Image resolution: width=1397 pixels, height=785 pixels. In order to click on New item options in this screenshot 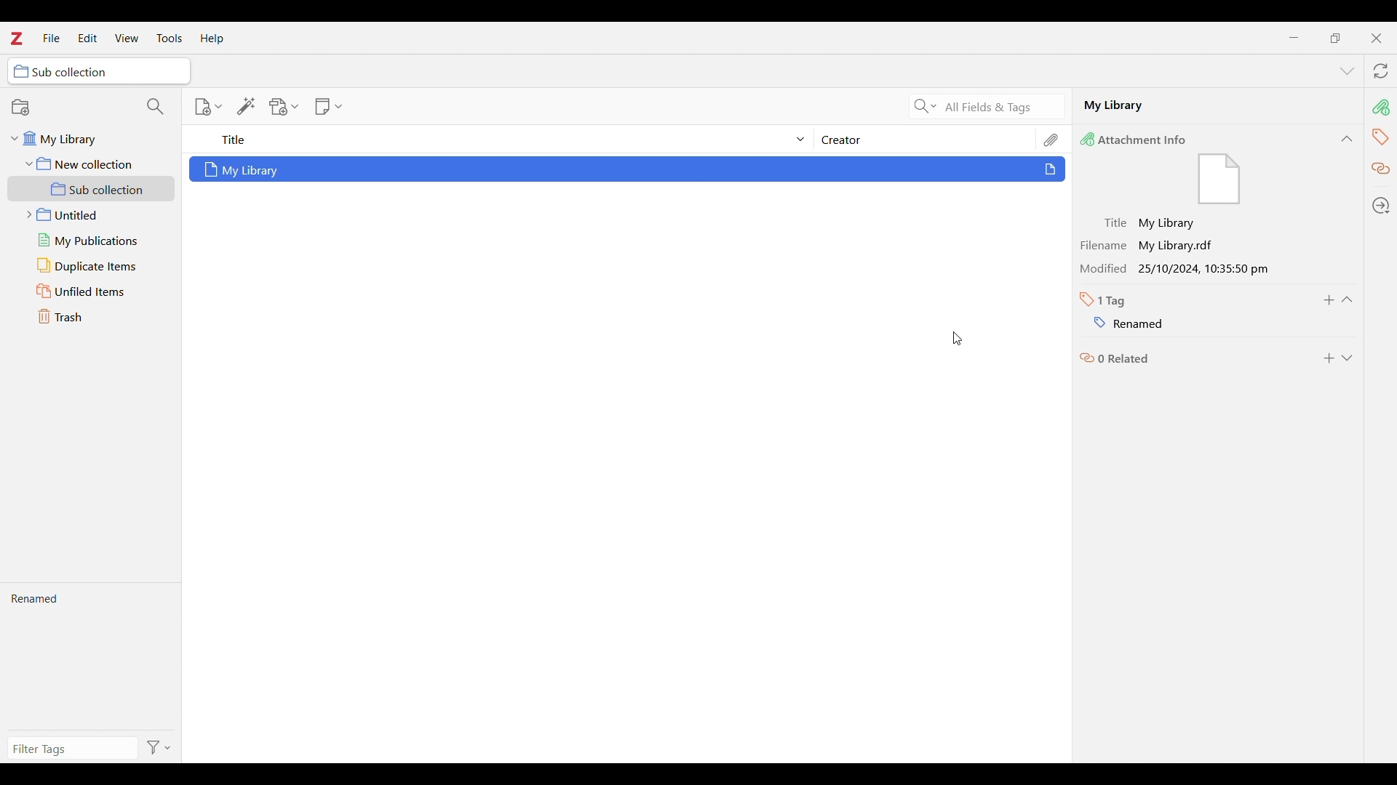, I will do `click(208, 107)`.